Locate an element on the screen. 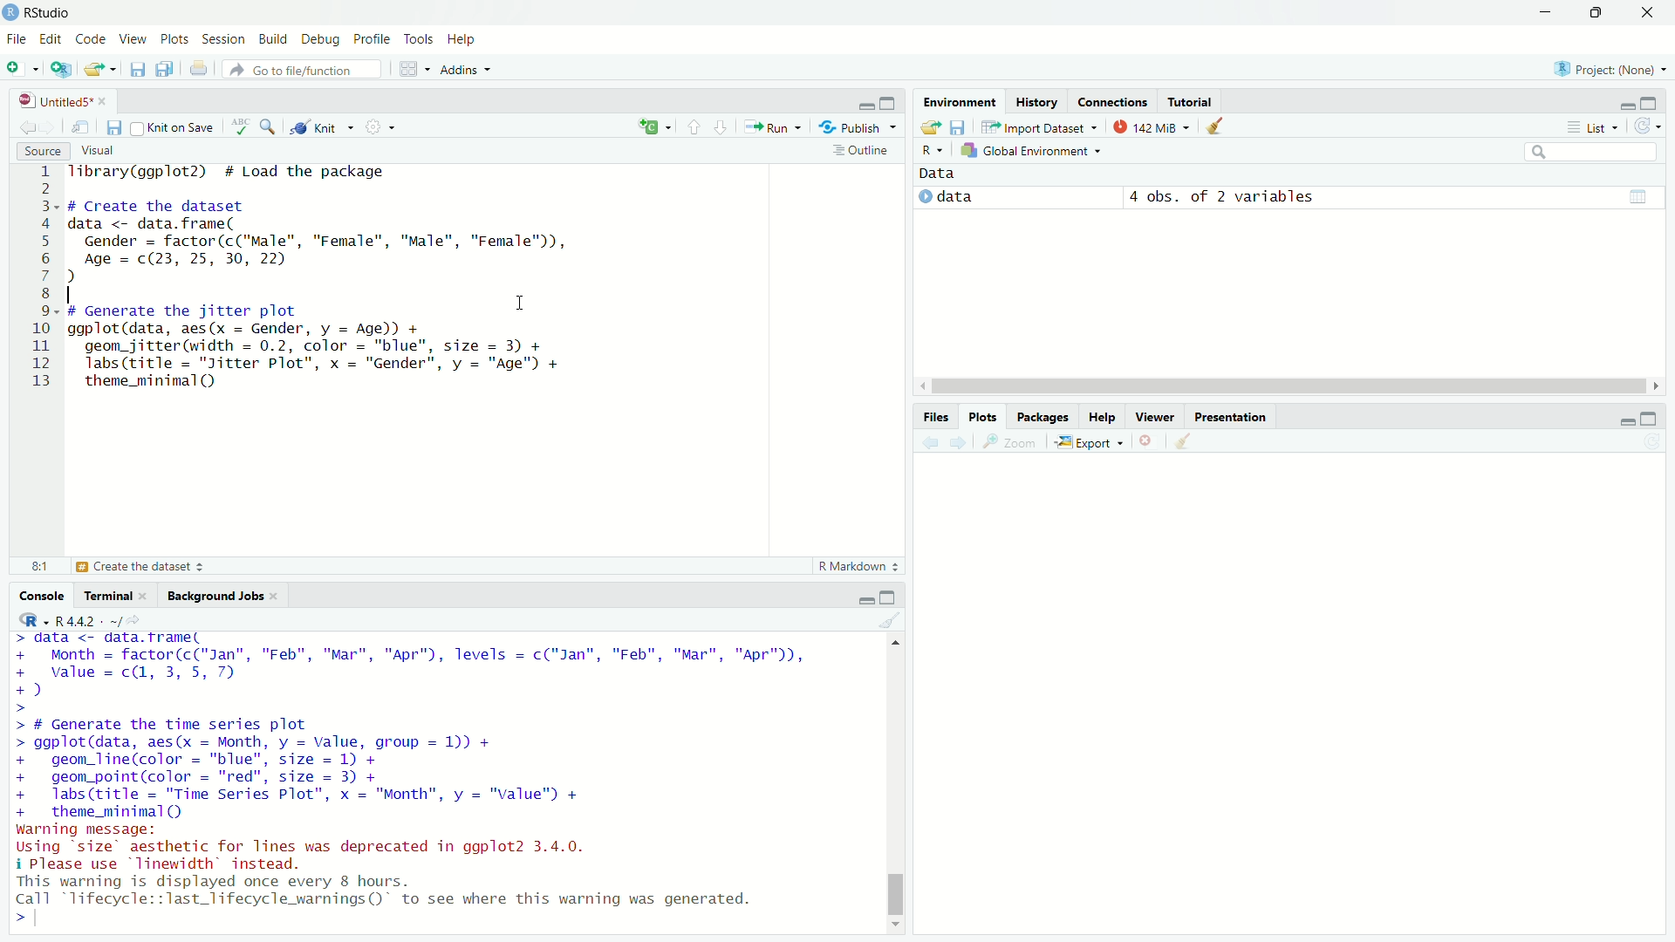 The image size is (1675, 942). view is located at coordinates (129, 38).